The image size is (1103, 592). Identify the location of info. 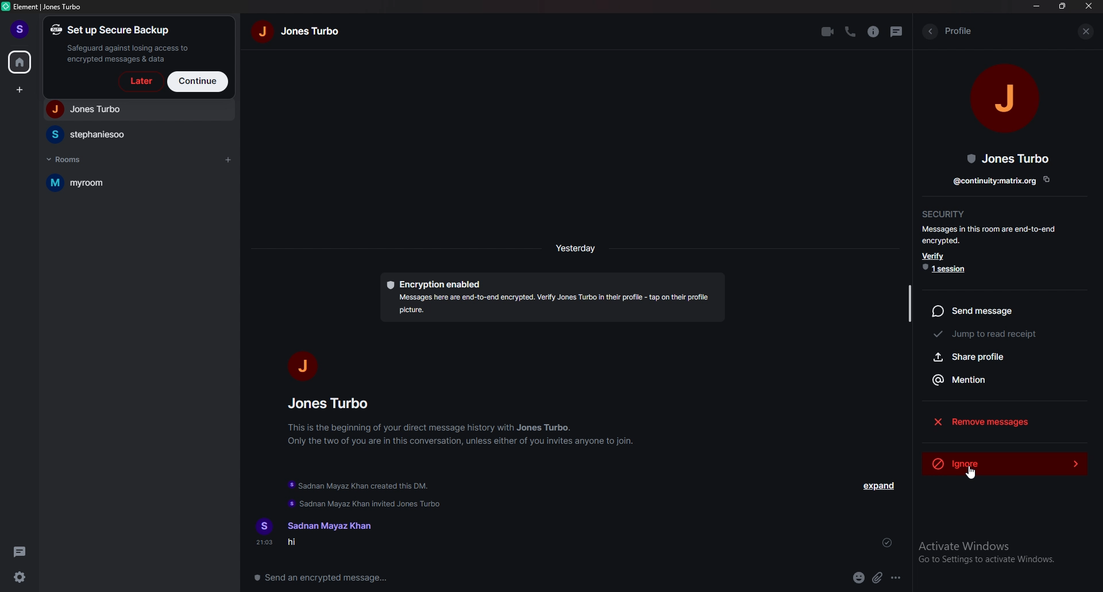
(462, 433).